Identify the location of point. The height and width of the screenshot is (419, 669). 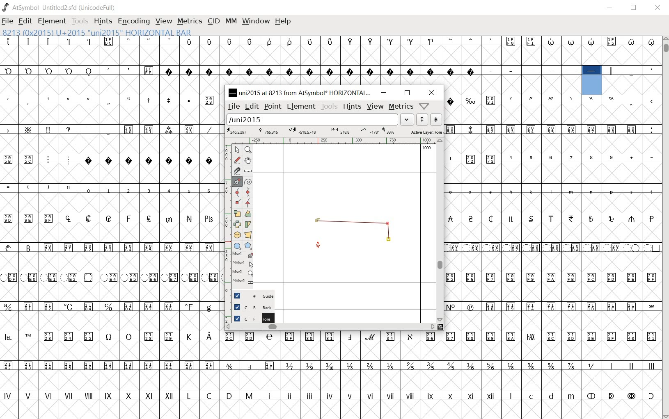
(273, 107).